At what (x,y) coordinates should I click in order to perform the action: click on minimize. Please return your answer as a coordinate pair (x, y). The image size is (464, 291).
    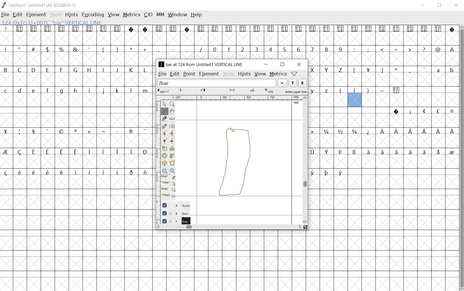
    Looking at the image, I should click on (266, 64).